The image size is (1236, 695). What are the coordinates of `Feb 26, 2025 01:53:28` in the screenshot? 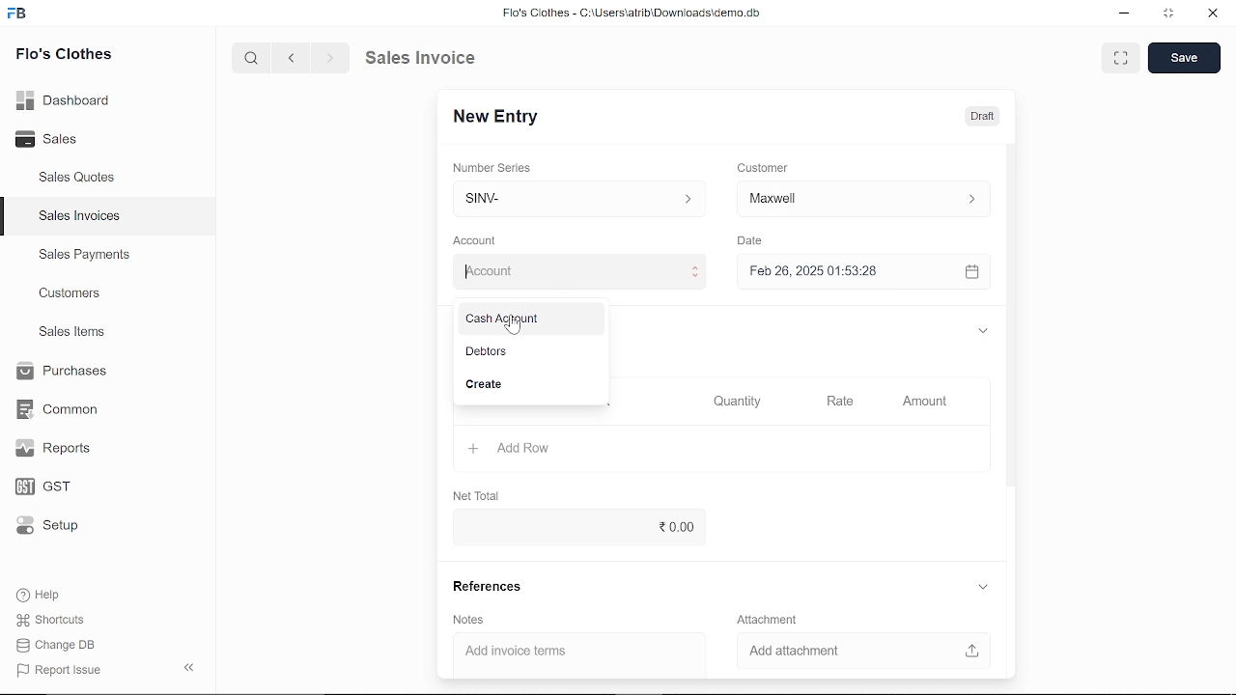 It's located at (840, 272).